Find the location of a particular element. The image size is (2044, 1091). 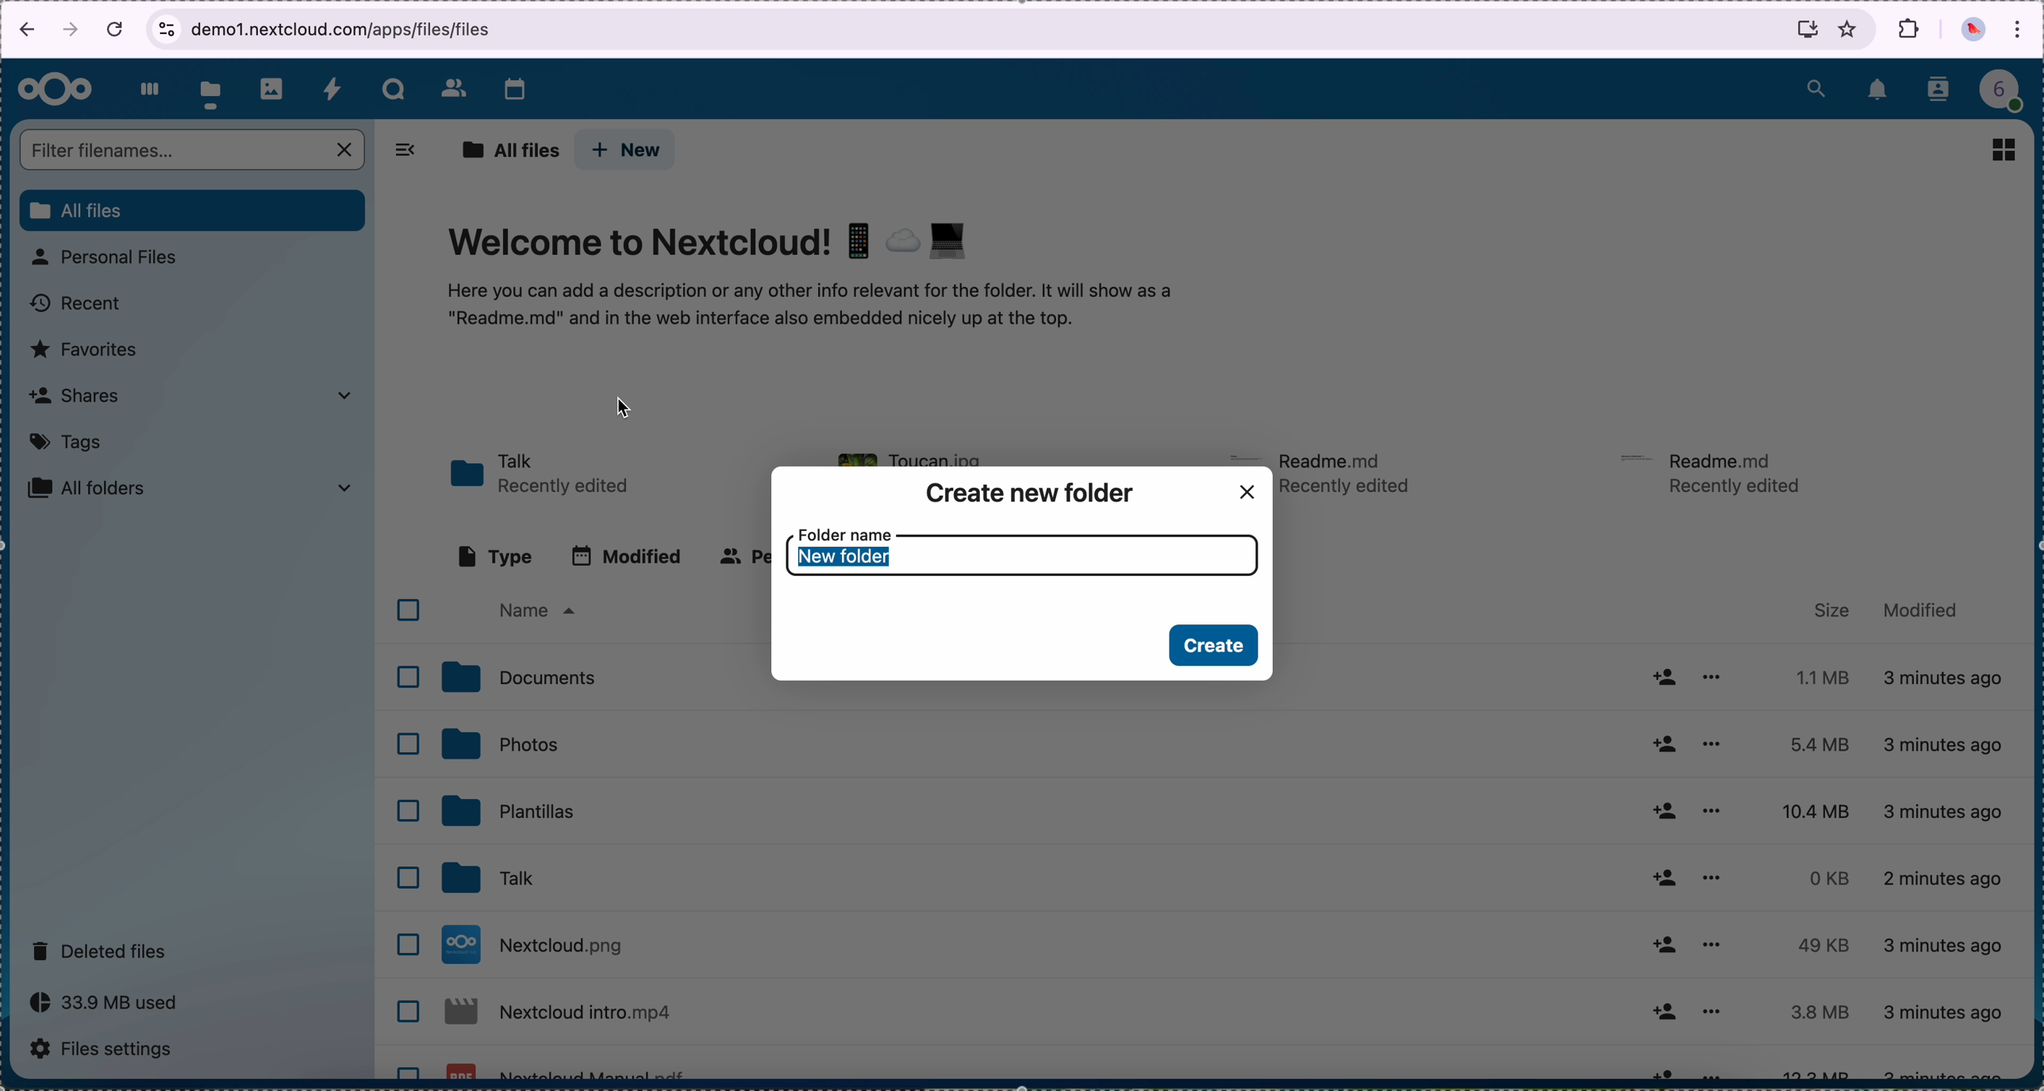

navigate back is located at coordinates (21, 33).